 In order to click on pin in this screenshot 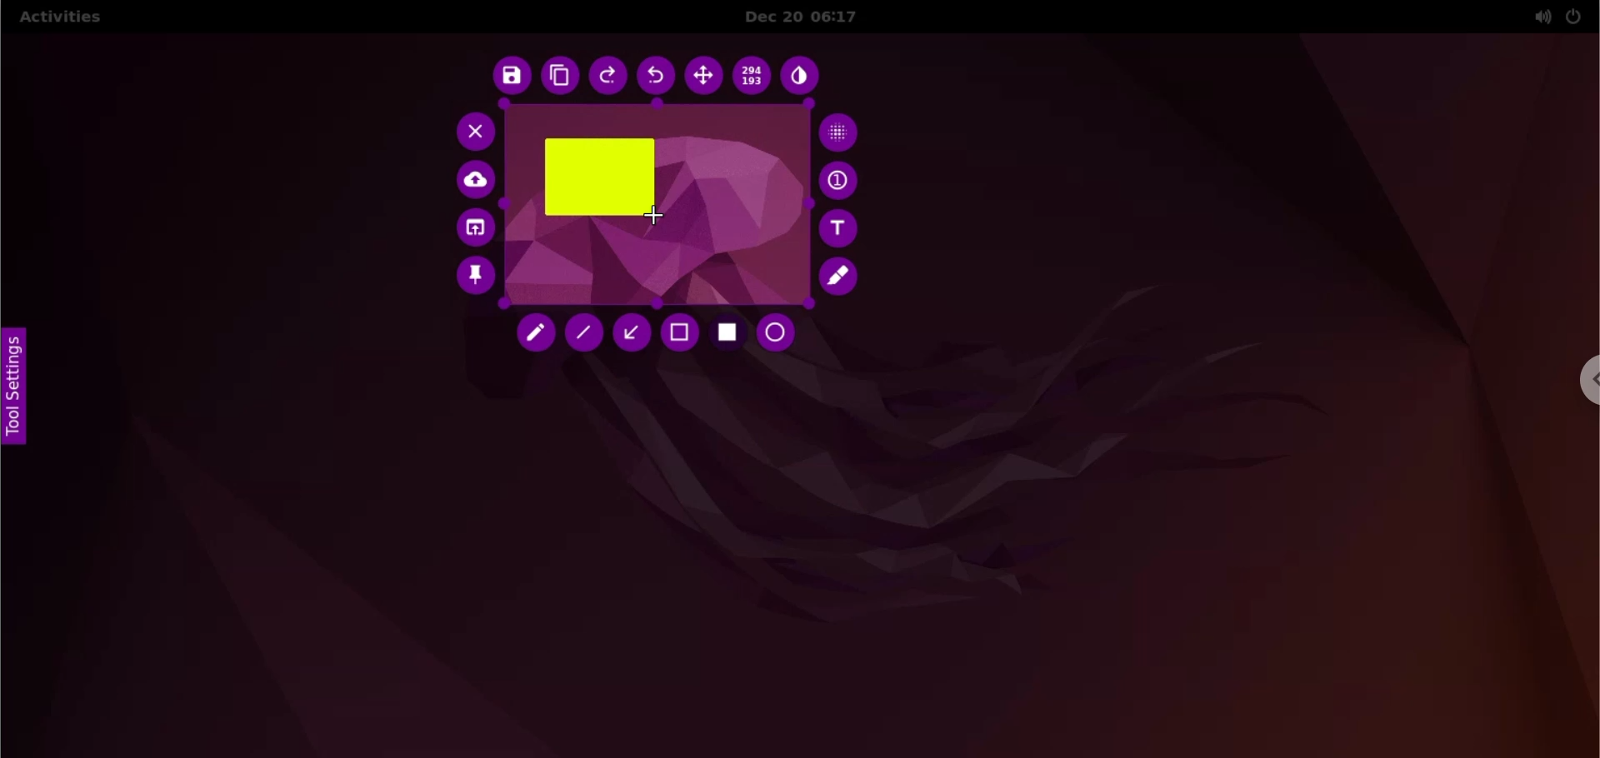, I will do `click(474, 279)`.